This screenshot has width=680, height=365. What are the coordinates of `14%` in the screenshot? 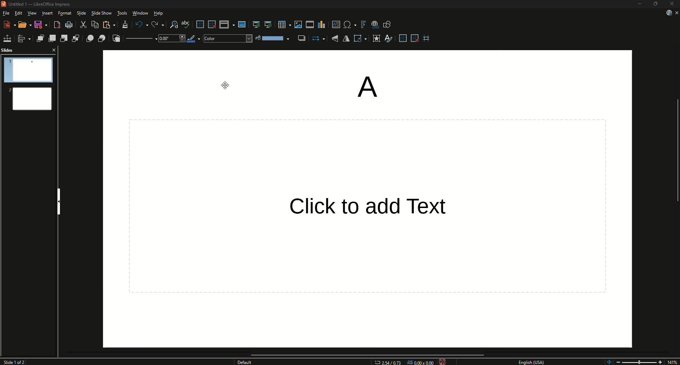 It's located at (673, 361).